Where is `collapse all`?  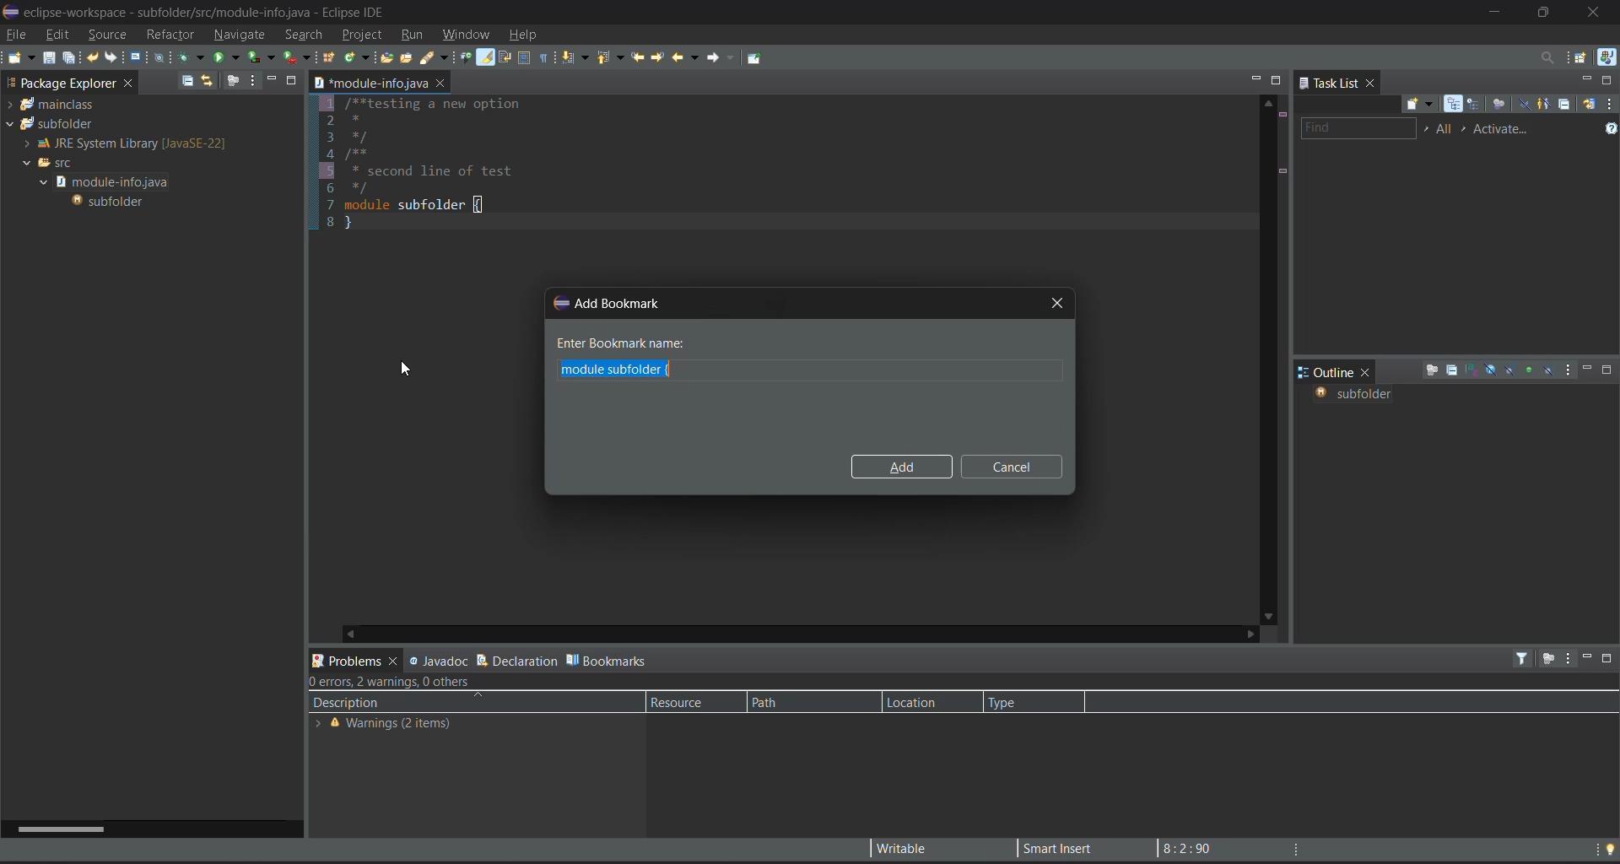 collapse all is located at coordinates (187, 80).